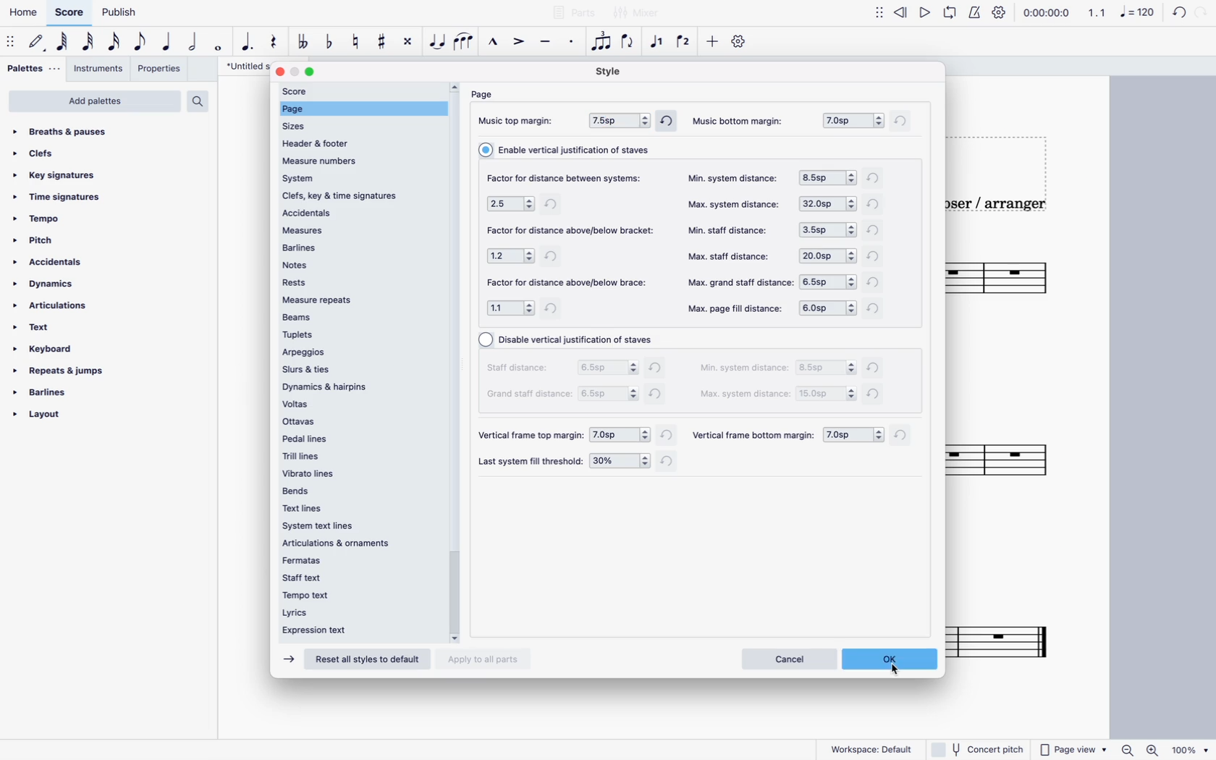 Image resolution: width=1216 pixels, height=760 pixels. Describe the element at coordinates (166, 43) in the screenshot. I see `quarter note` at that location.